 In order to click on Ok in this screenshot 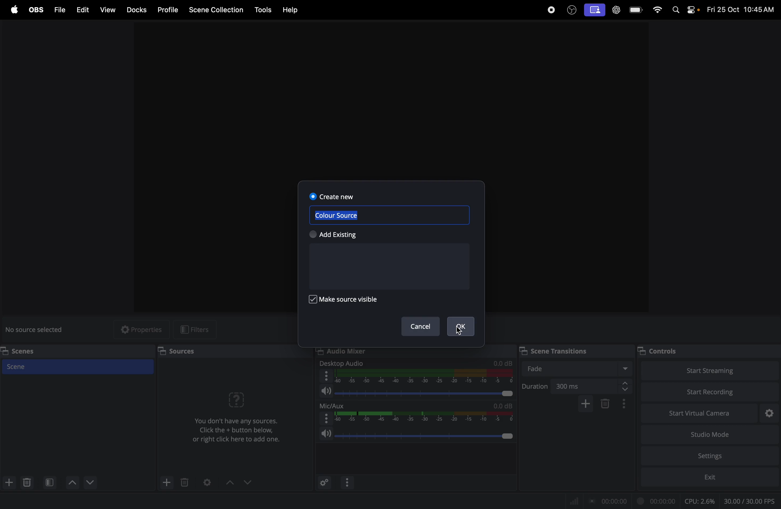, I will do `click(459, 326)`.